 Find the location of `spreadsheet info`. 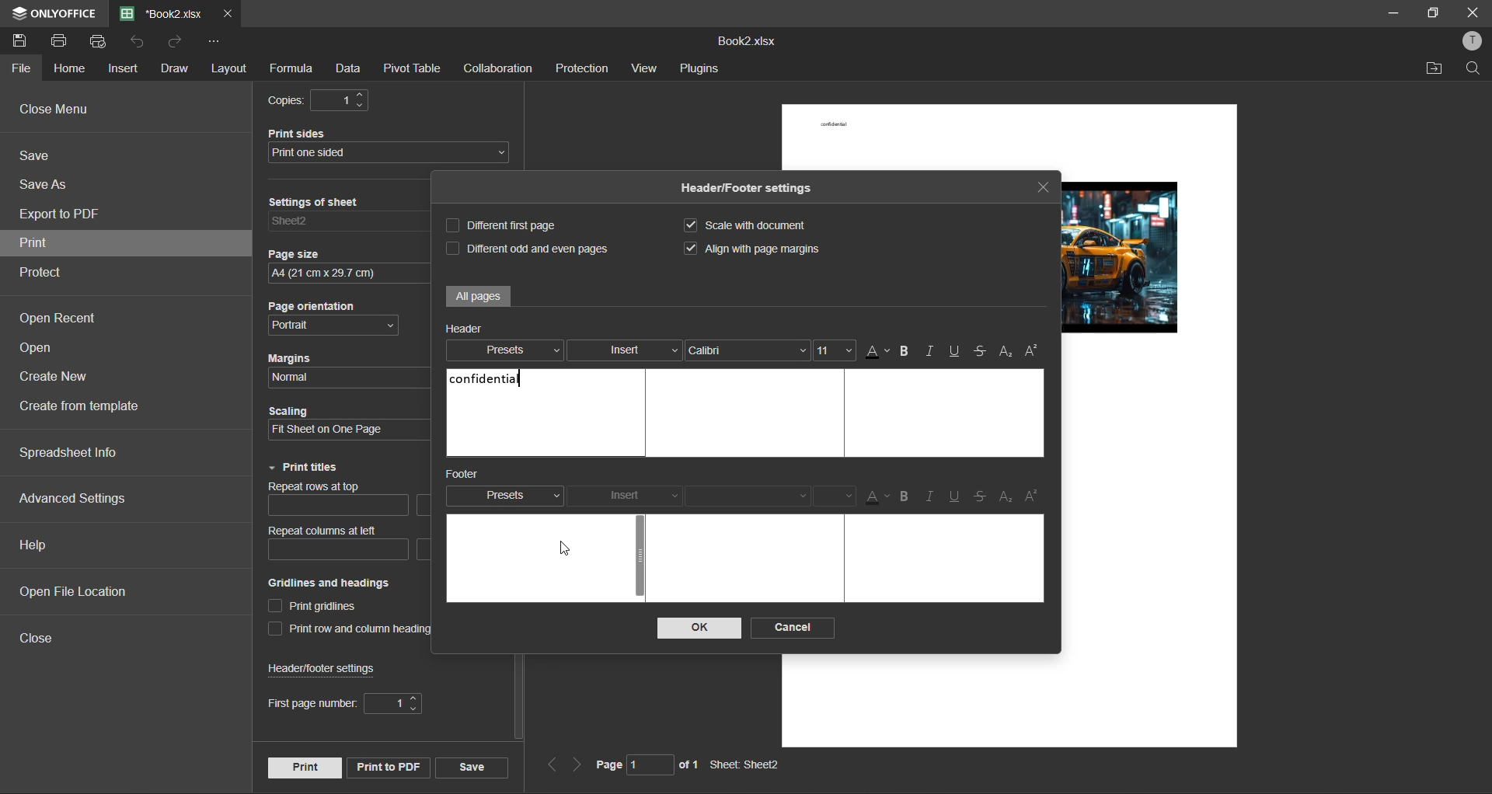

spreadsheet info is located at coordinates (70, 451).